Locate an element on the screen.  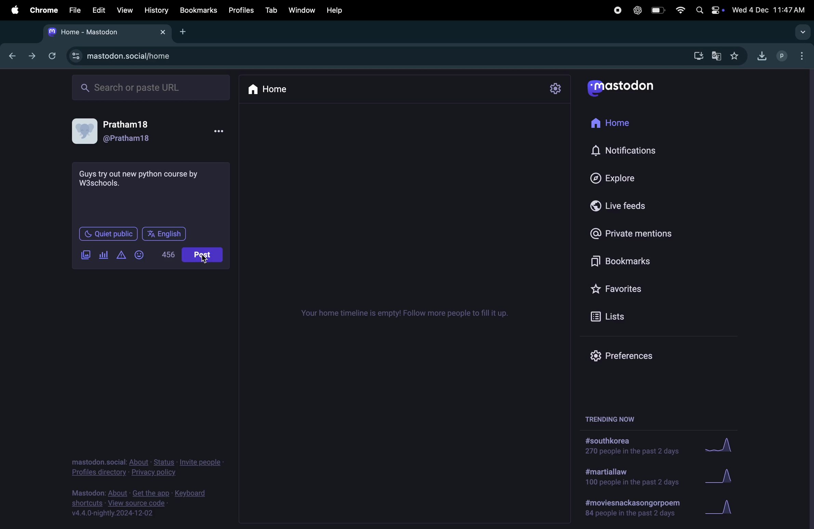
profiles is located at coordinates (240, 10).